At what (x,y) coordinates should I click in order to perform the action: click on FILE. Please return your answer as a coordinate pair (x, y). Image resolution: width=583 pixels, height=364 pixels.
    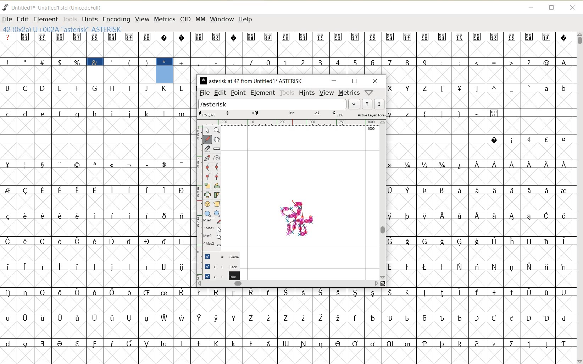
    Looking at the image, I should click on (7, 19).